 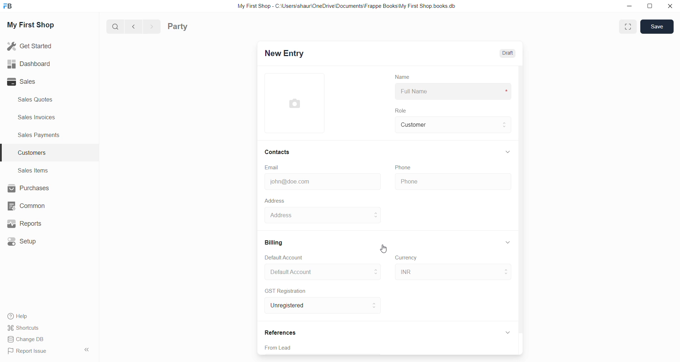 What do you see at coordinates (10, 7) in the screenshot?
I see `frappe book Logo` at bounding box center [10, 7].